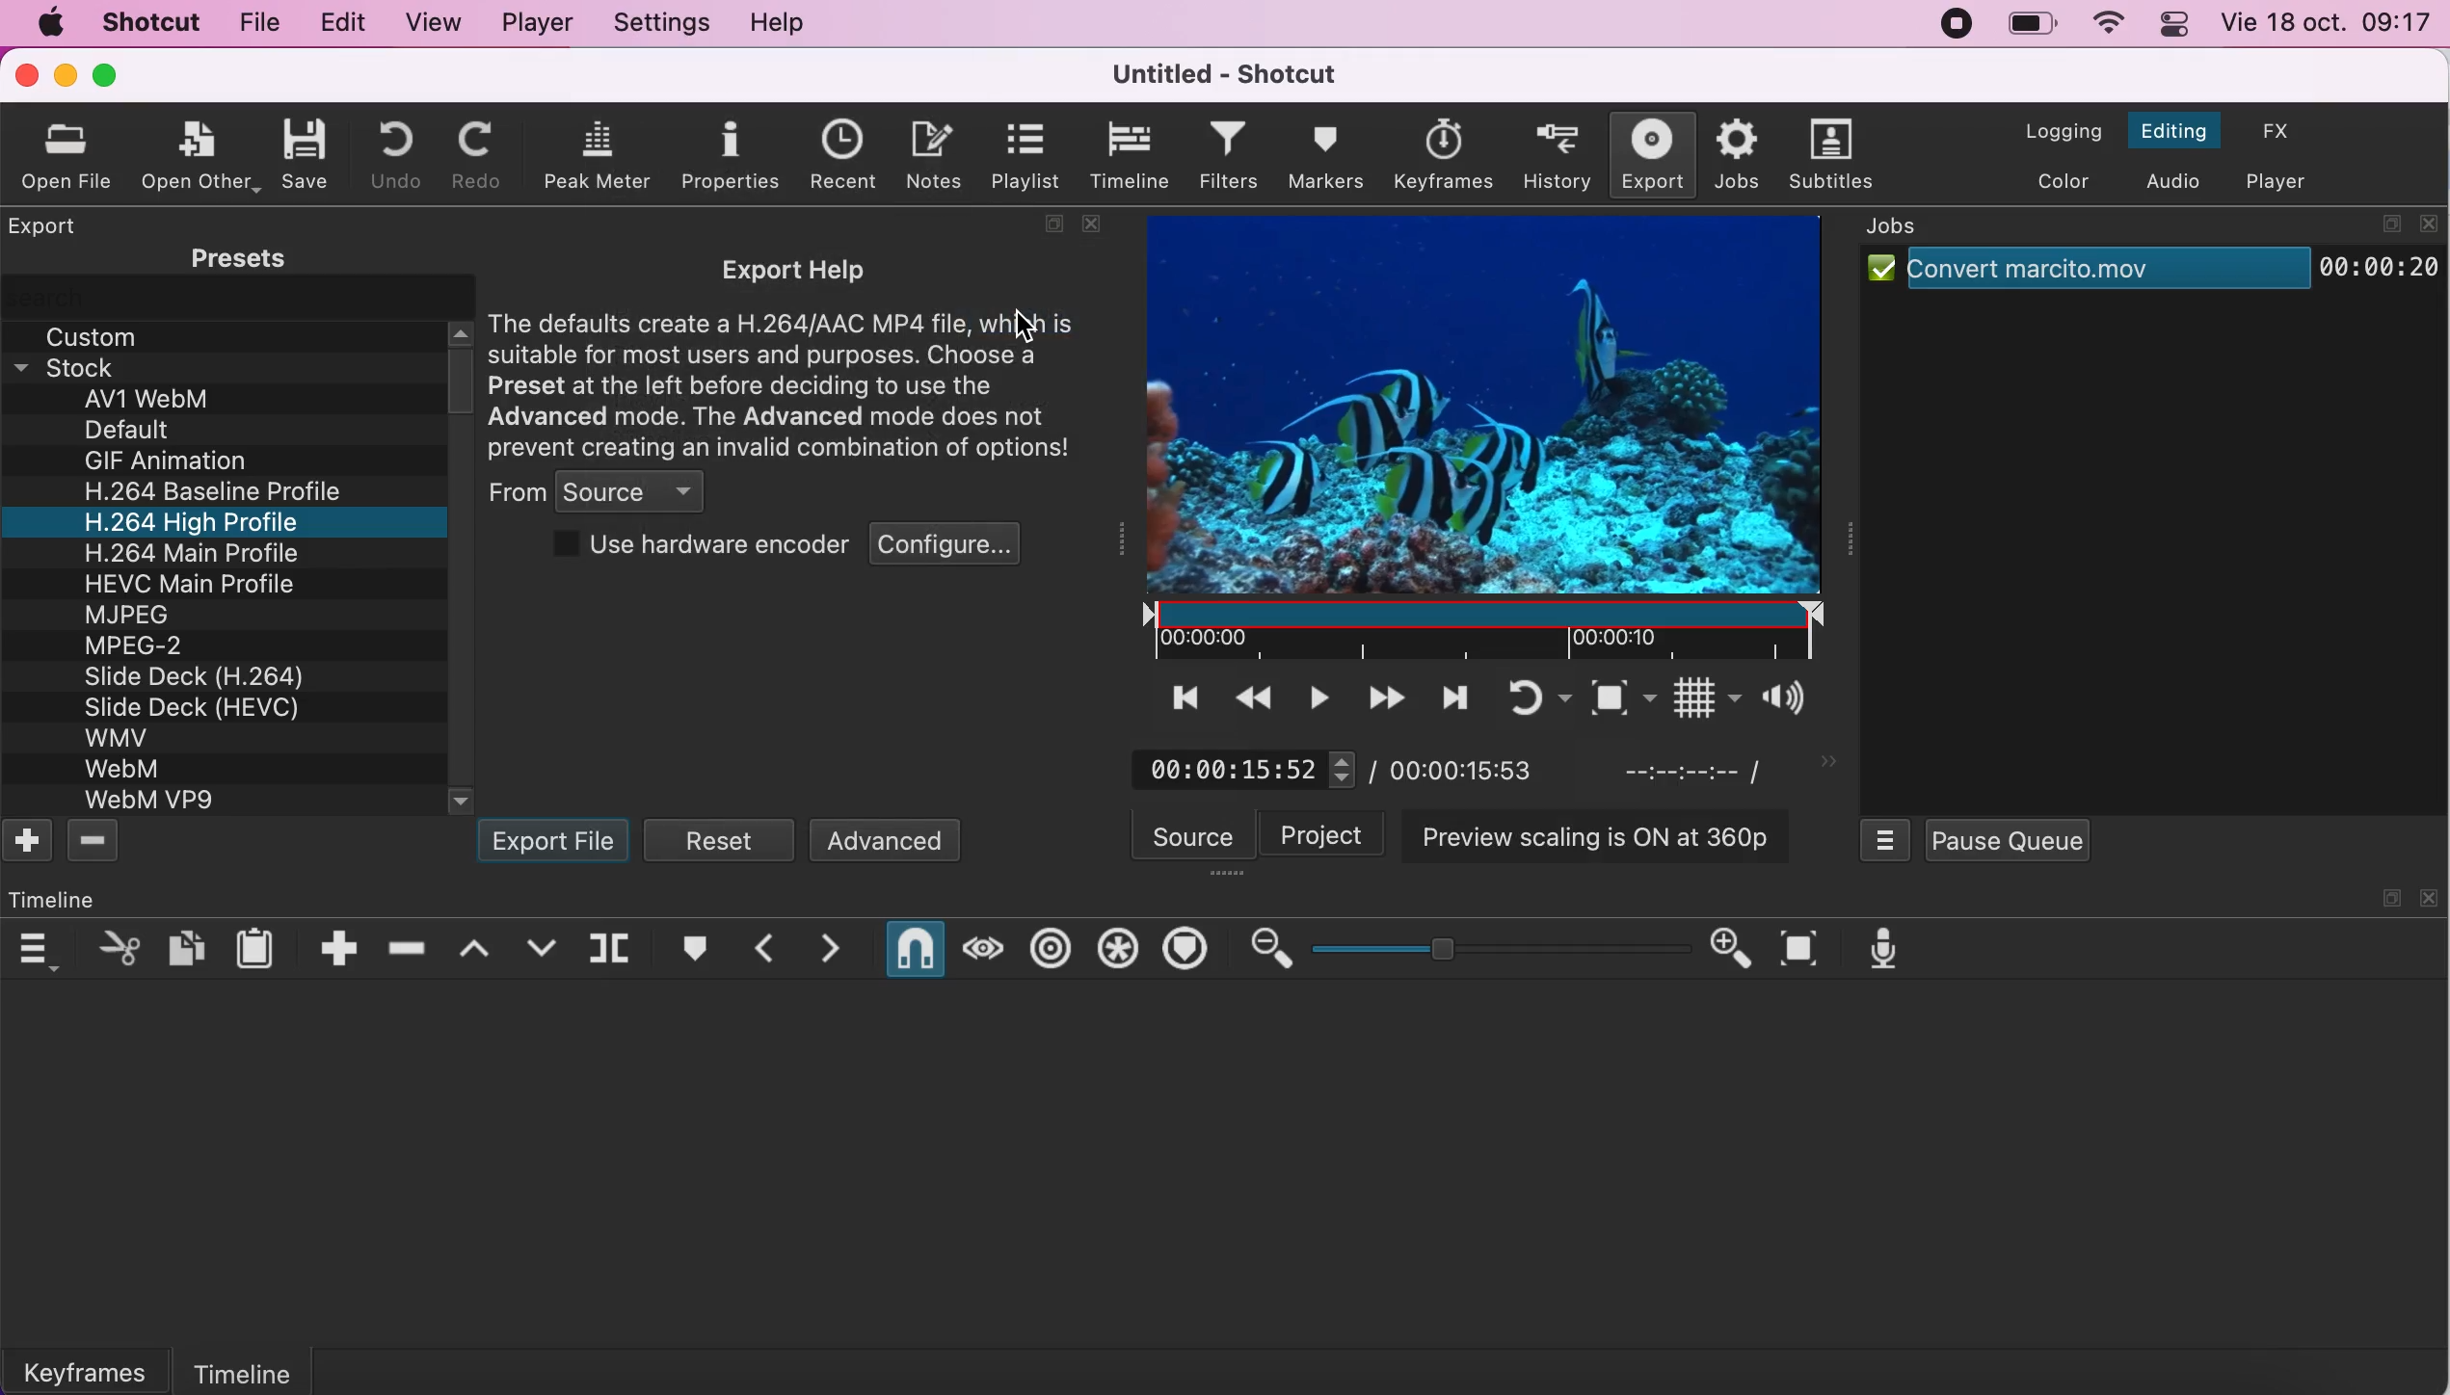  I want to click on skip to the next point, so click(1451, 697).